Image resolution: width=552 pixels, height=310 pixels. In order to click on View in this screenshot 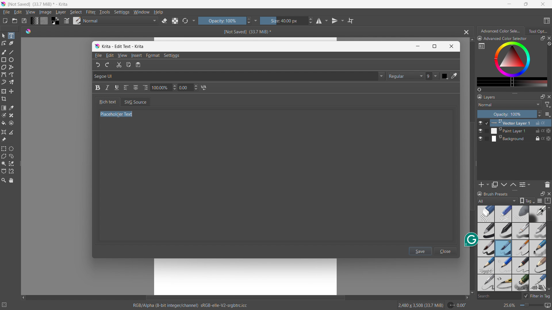, I will do `click(122, 55)`.